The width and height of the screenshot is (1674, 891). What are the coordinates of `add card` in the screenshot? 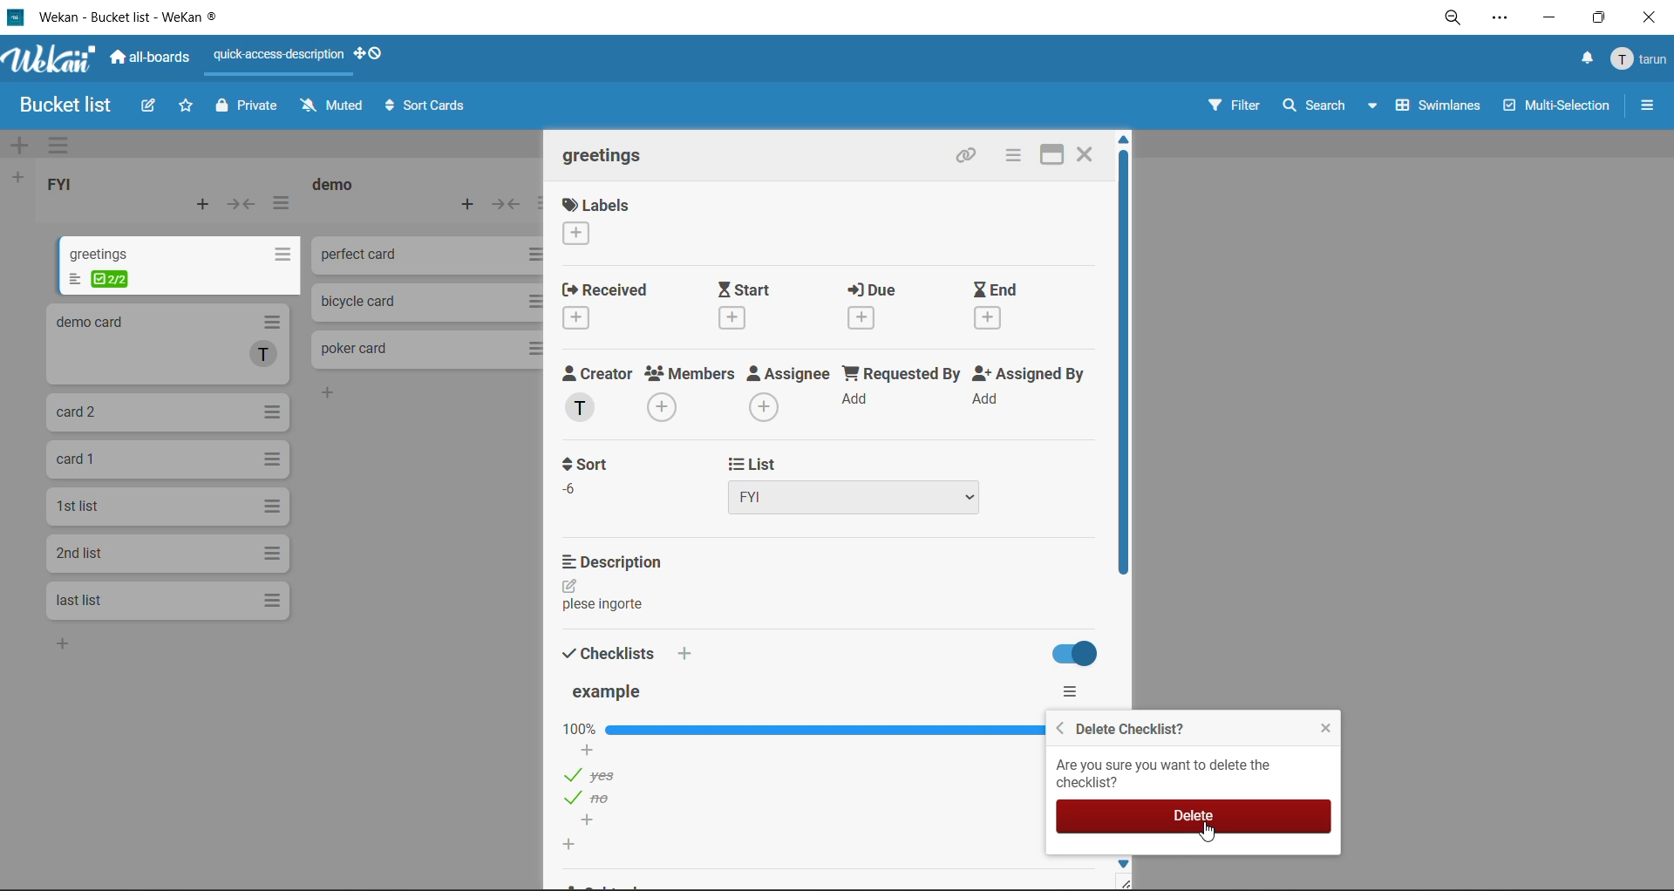 It's located at (208, 206).